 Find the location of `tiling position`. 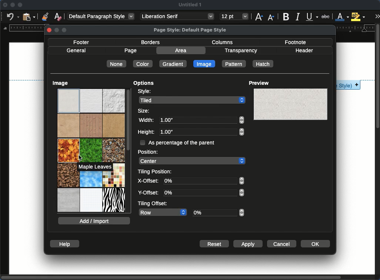

tiling position is located at coordinates (156, 172).